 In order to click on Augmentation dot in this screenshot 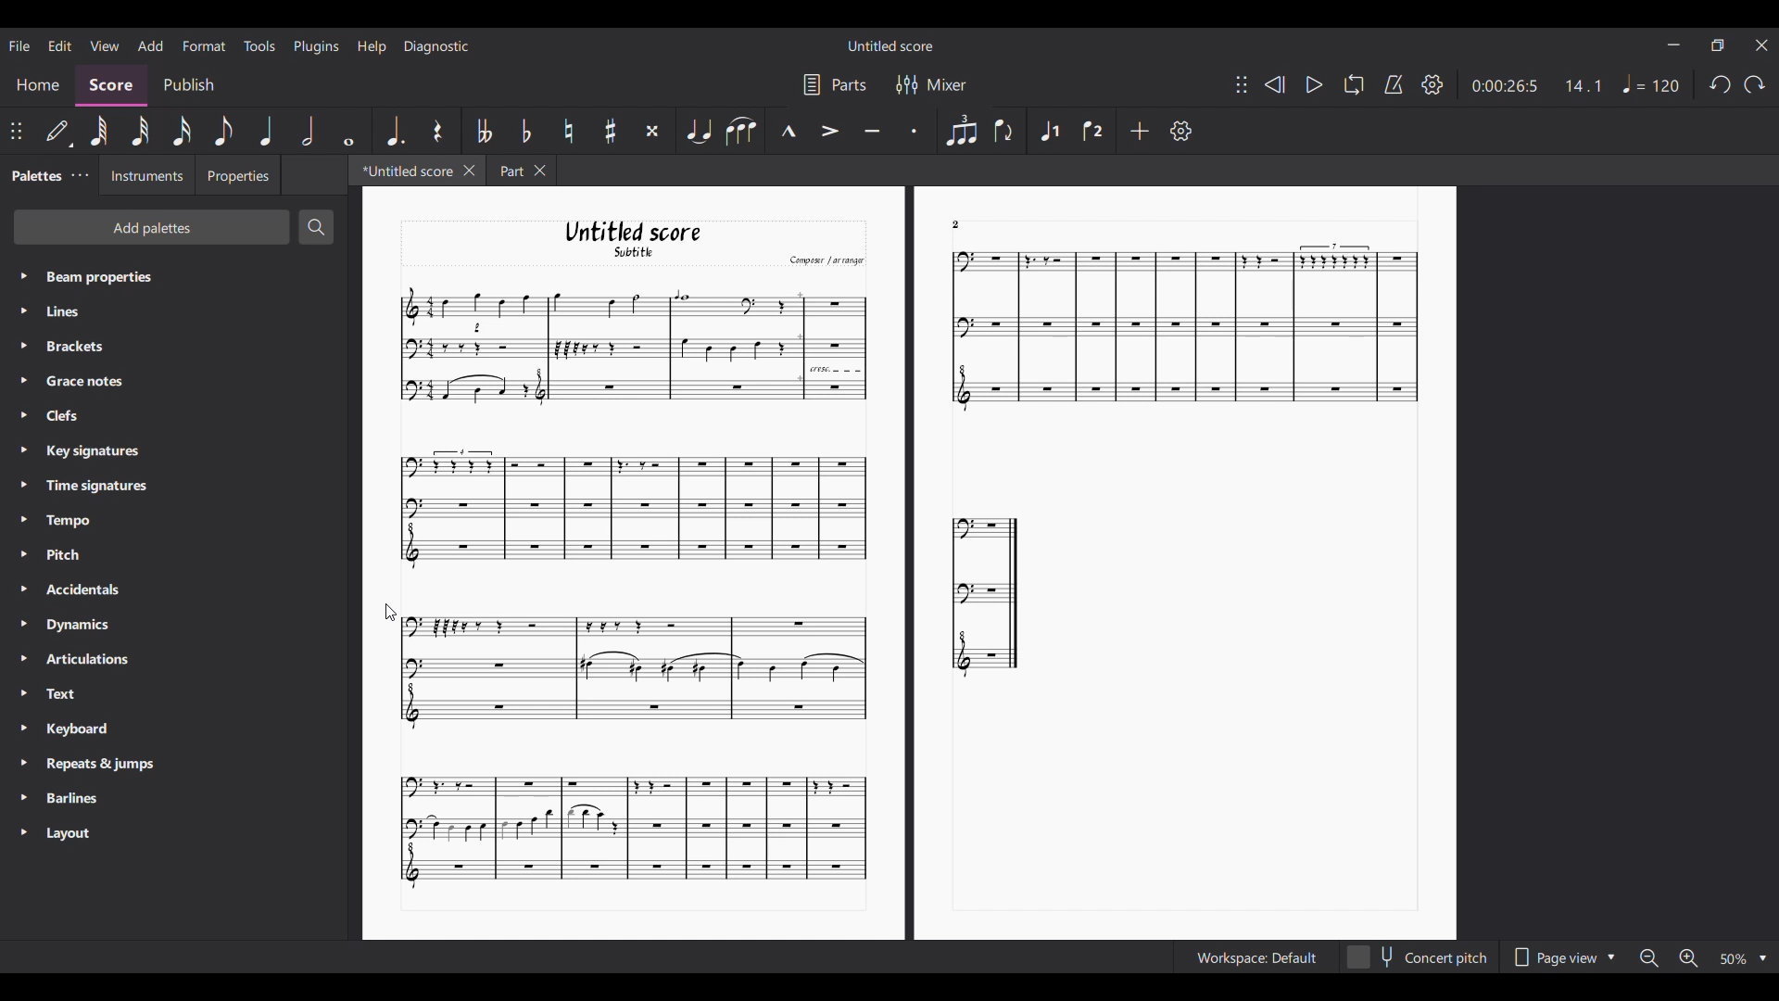, I will do `click(395, 130)`.